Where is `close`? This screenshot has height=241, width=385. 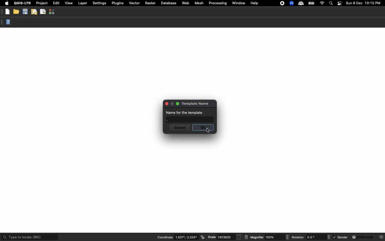 close is located at coordinates (167, 104).